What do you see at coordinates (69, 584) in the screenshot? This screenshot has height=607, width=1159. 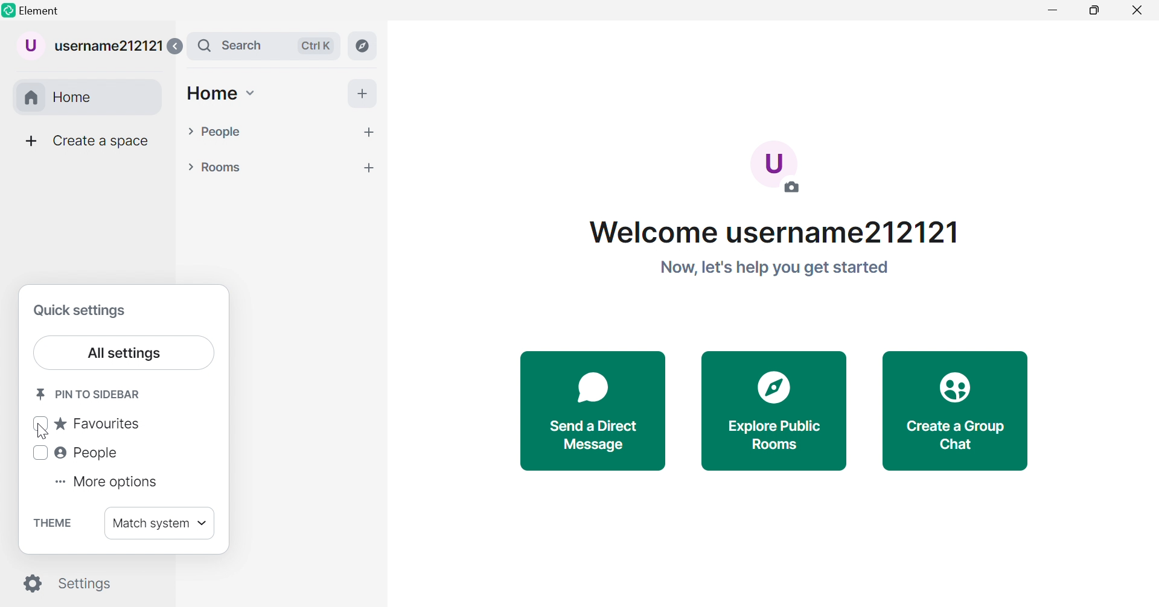 I see `Settings` at bounding box center [69, 584].